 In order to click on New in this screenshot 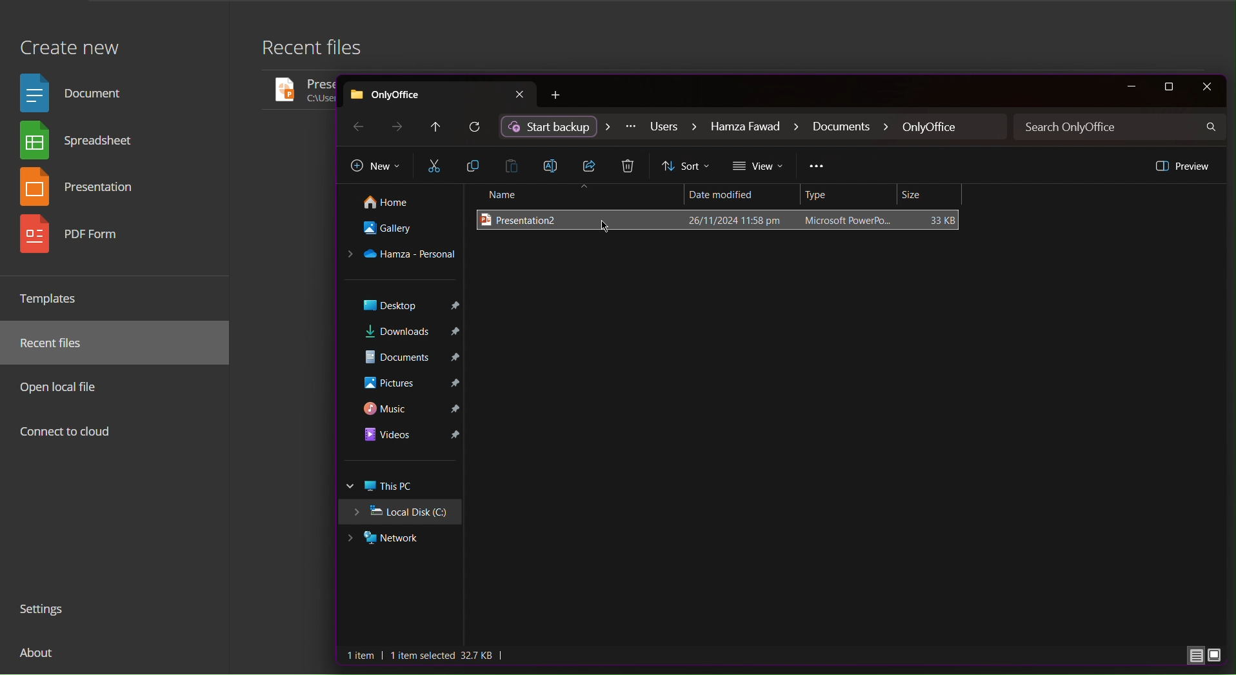, I will do `click(375, 167)`.